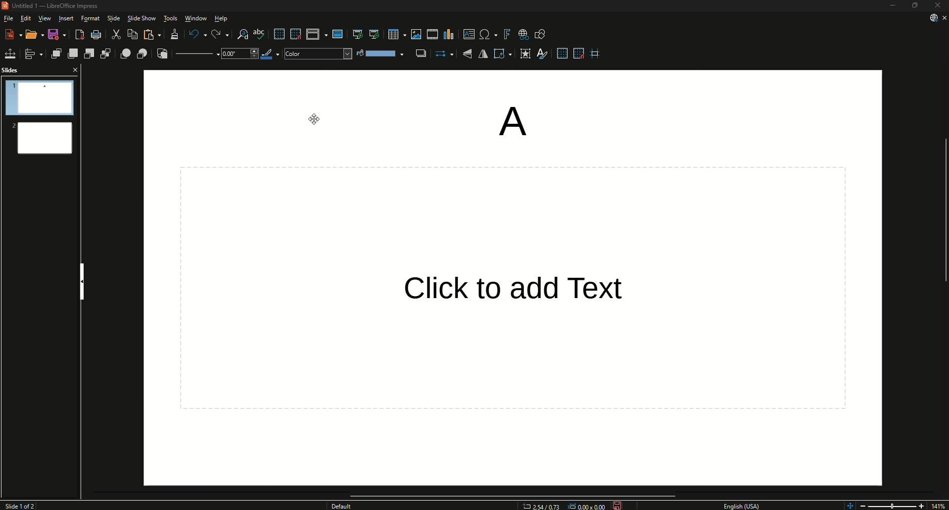  What do you see at coordinates (929, 18) in the screenshot?
I see `Updates Available` at bounding box center [929, 18].